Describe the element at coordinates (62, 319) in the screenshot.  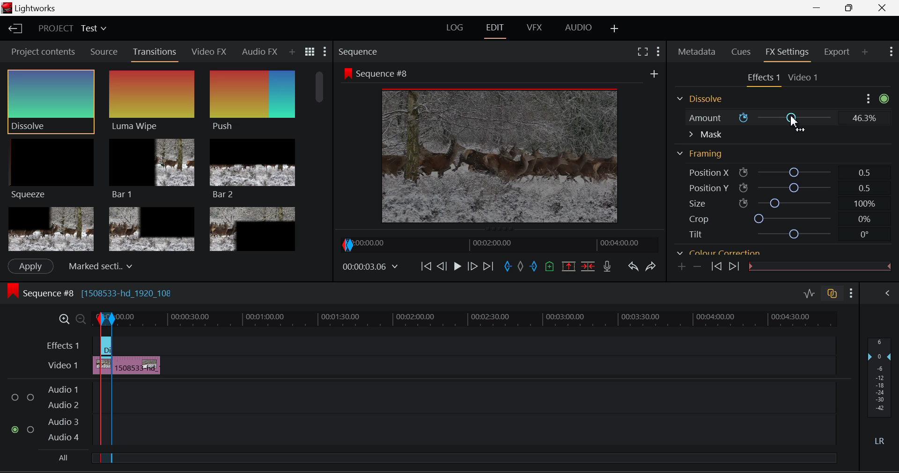
I see `Timeline Zoom In` at that location.